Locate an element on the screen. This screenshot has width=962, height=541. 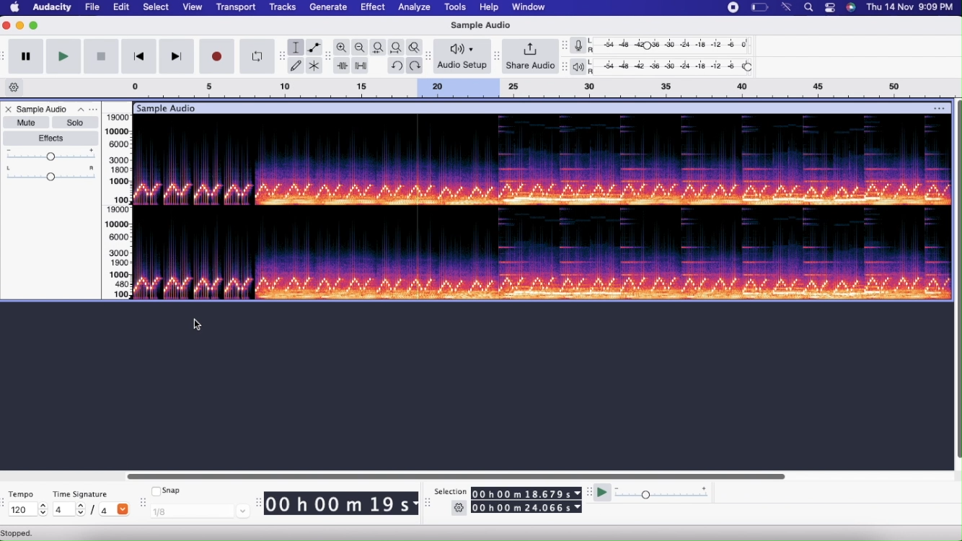
Close is located at coordinates (8, 26).